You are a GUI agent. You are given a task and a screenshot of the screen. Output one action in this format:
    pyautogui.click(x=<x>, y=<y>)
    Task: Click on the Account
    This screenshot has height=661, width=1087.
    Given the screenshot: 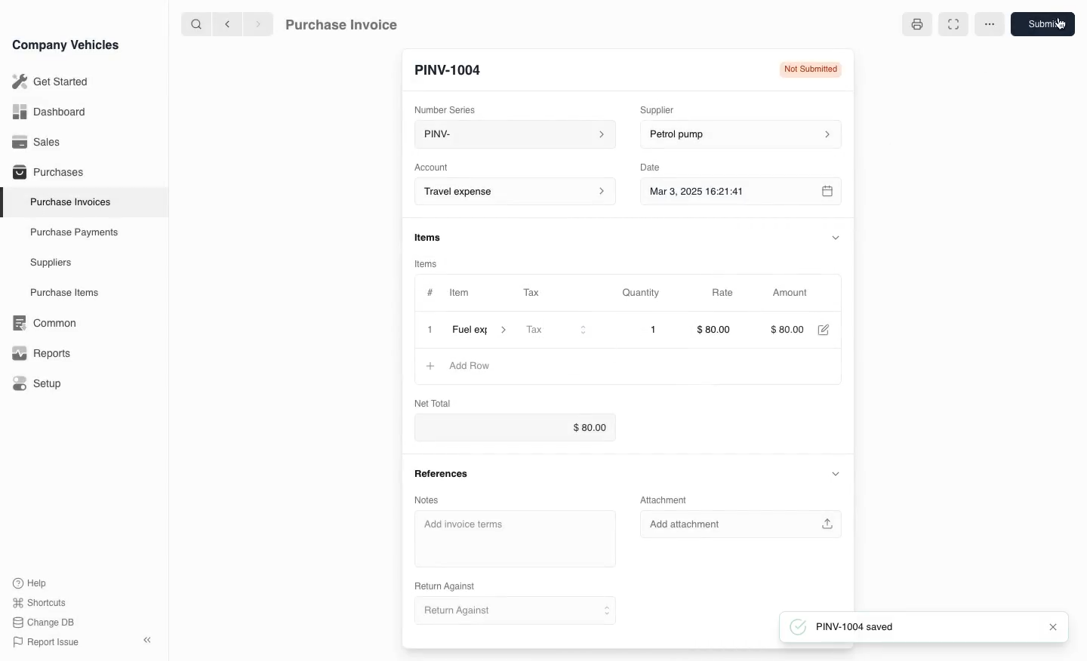 What is the action you would take?
    pyautogui.click(x=432, y=166)
    